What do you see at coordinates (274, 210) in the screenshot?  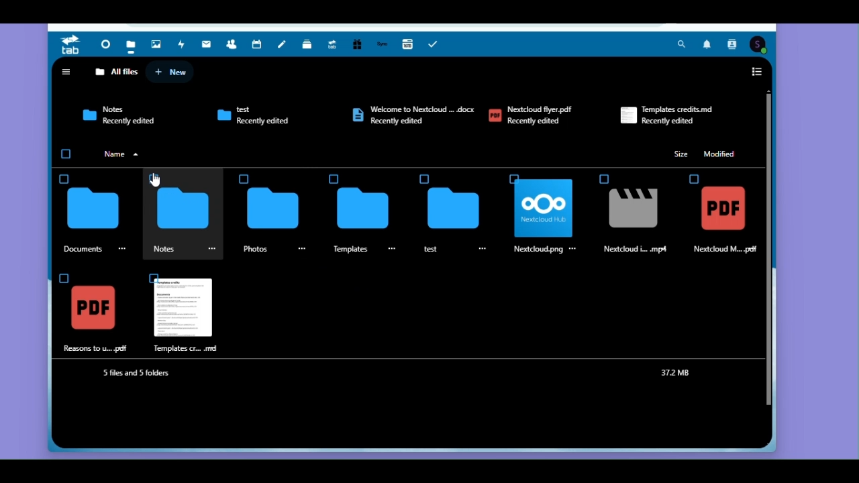 I see `Icon` at bounding box center [274, 210].